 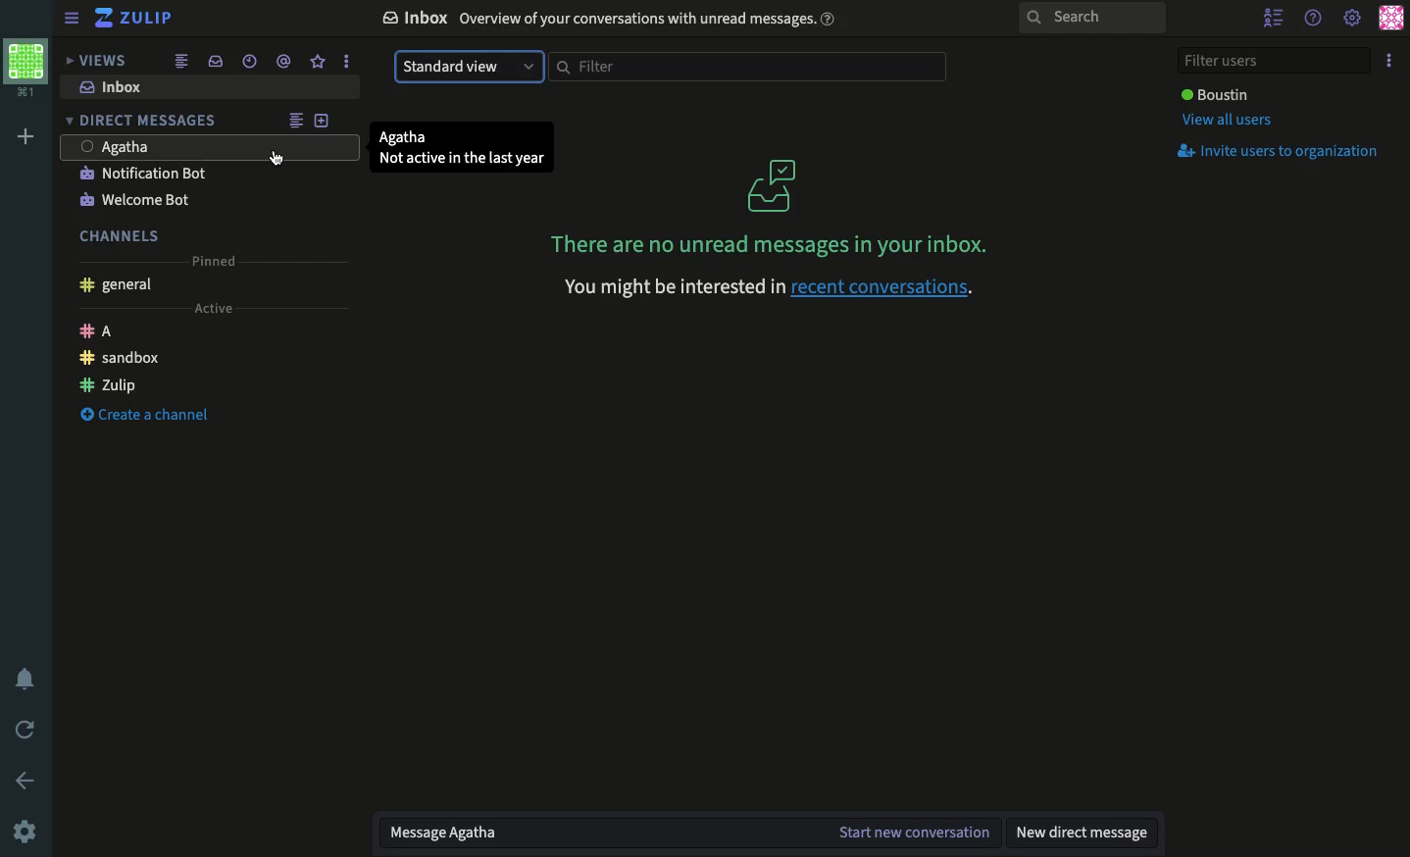 I want to click on User, so click(x=116, y=146).